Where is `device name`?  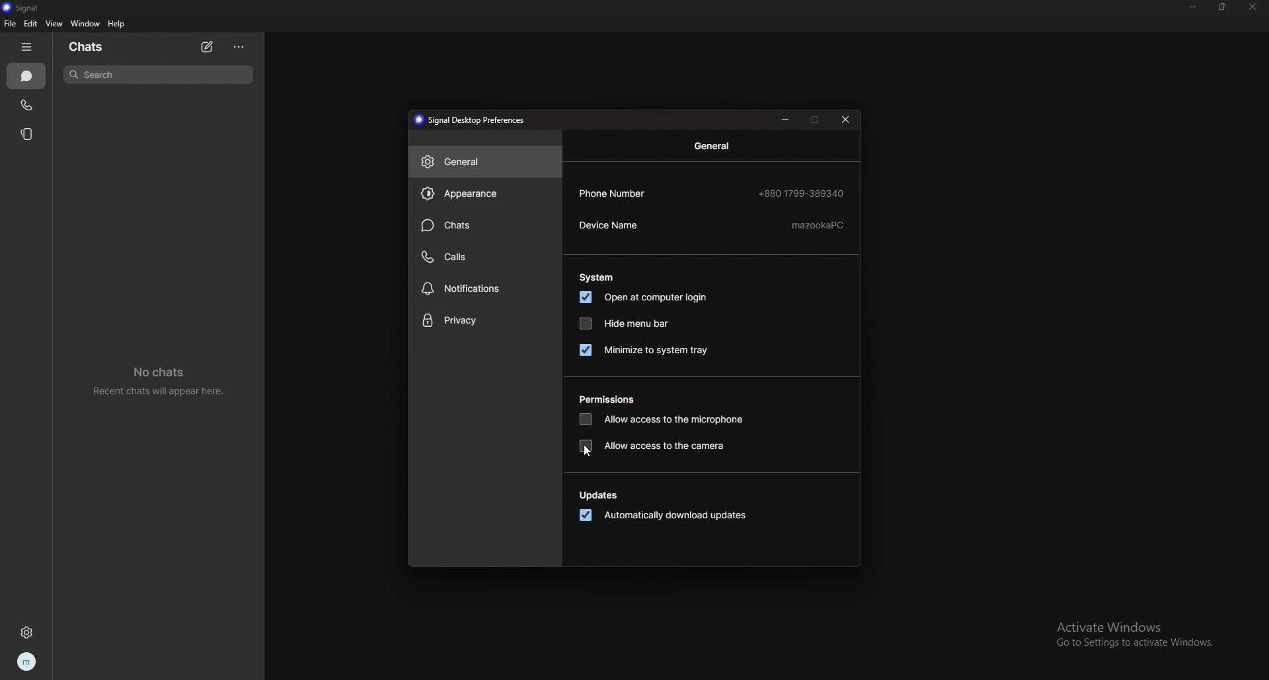
device name is located at coordinates (713, 226).